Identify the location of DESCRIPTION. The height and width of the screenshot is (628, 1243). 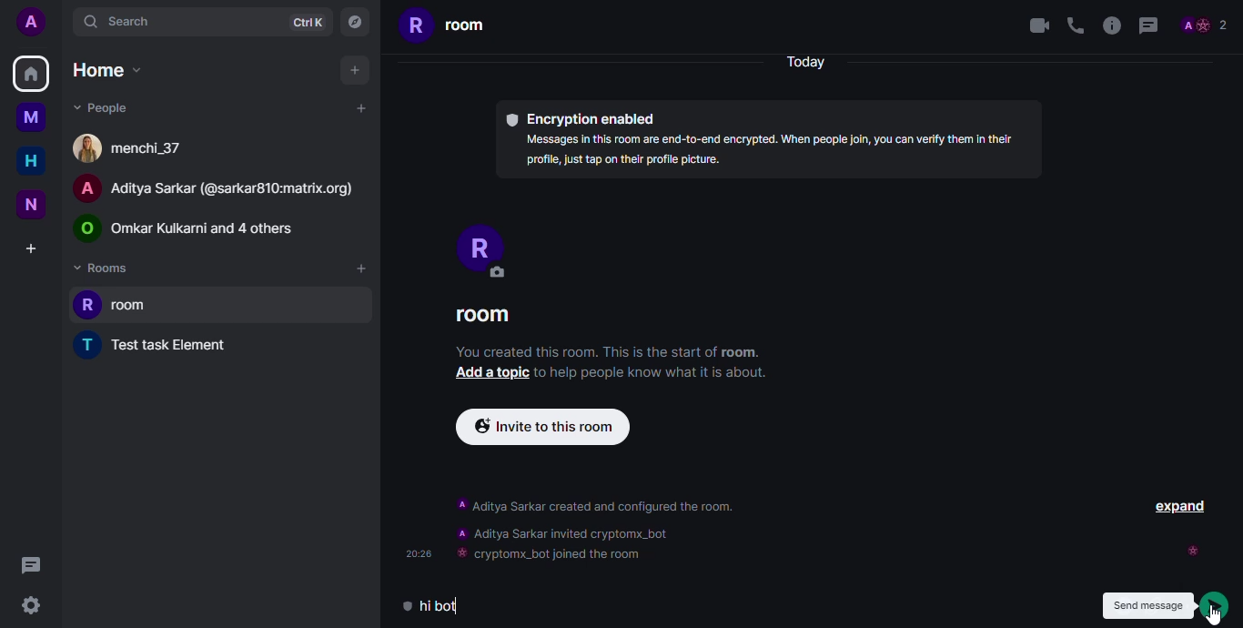
(615, 507).